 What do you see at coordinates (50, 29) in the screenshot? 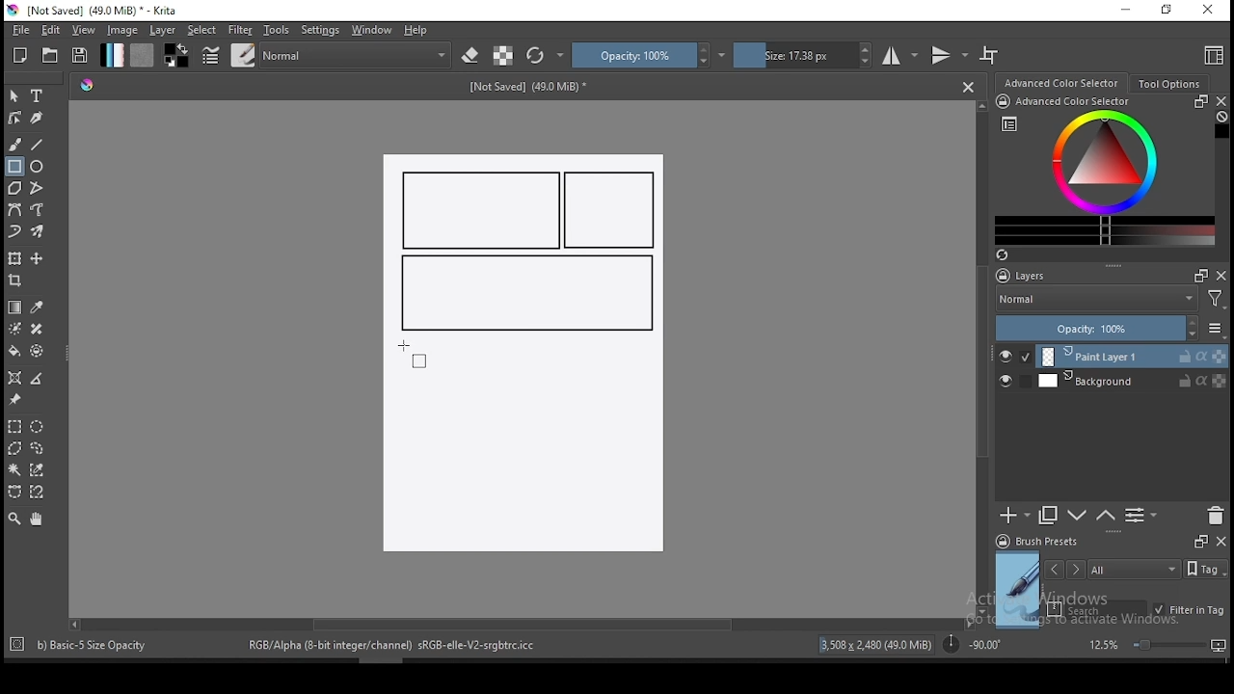
I see `edit` at bounding box center [50, 29].